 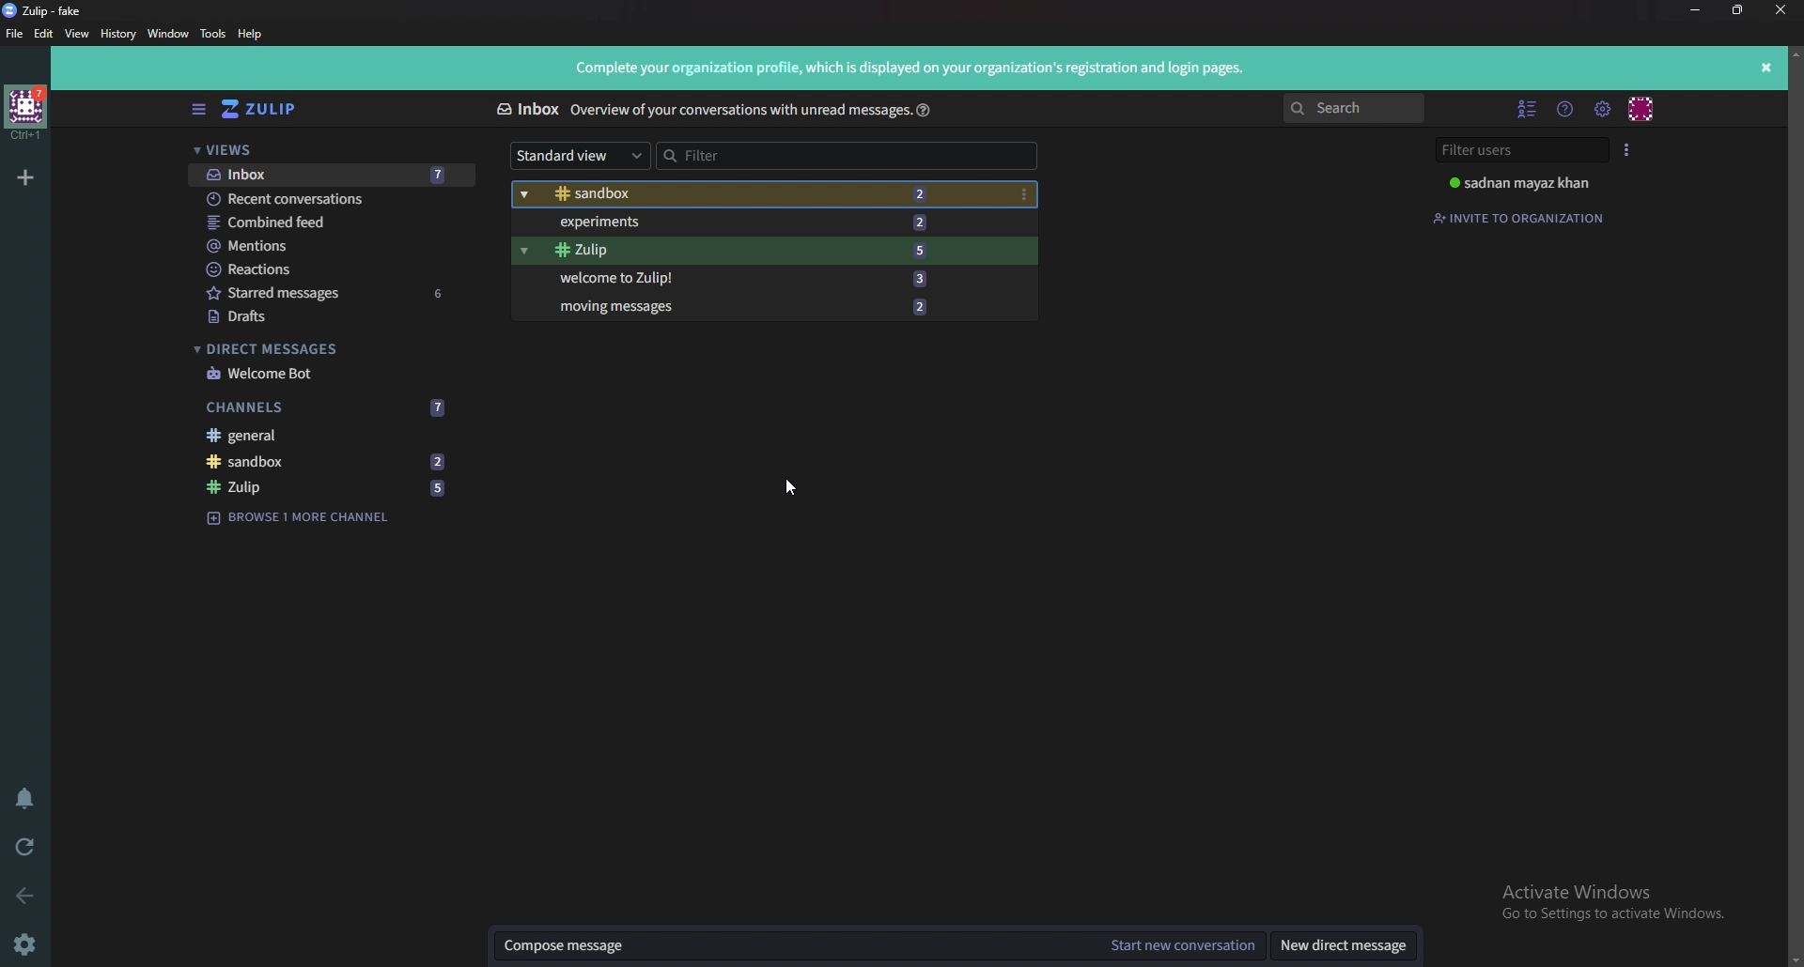 I want to click on edit, so click(x=42, y=36).